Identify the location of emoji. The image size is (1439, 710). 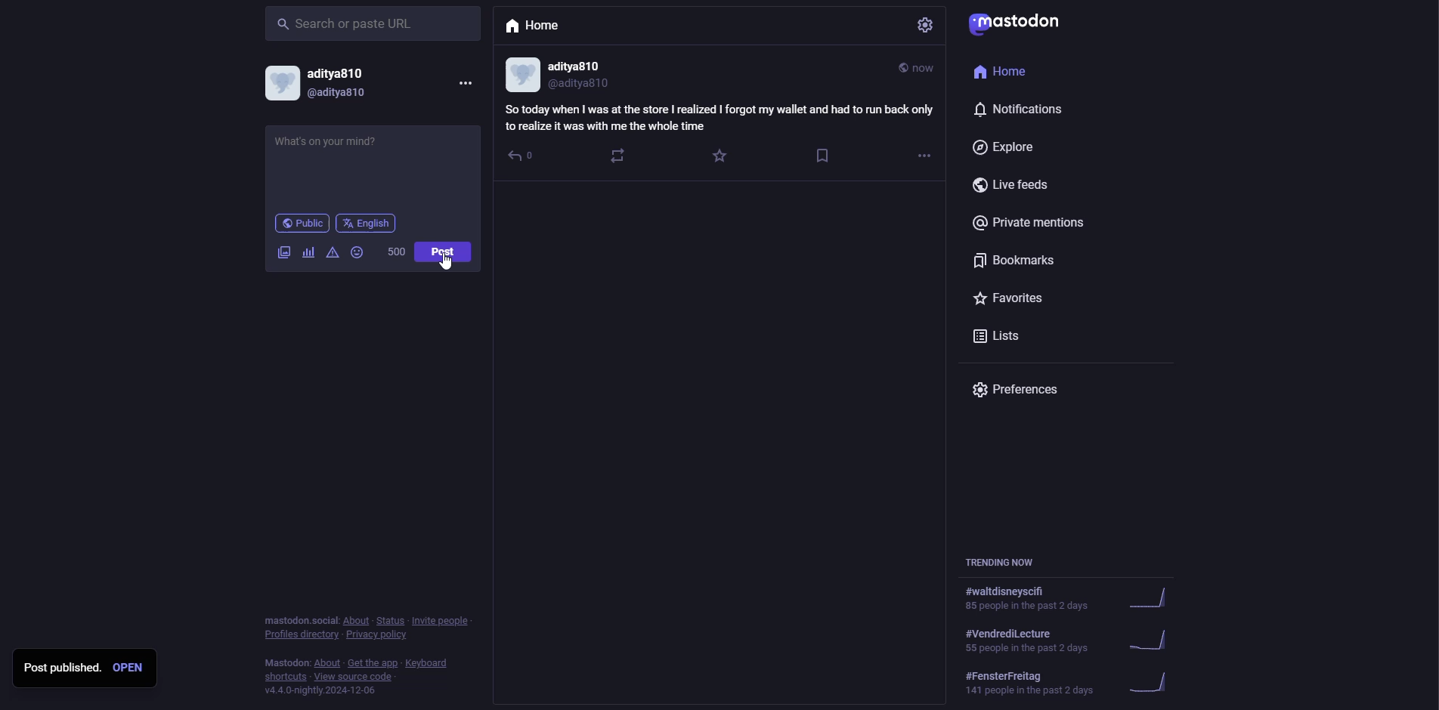
(358, 252).